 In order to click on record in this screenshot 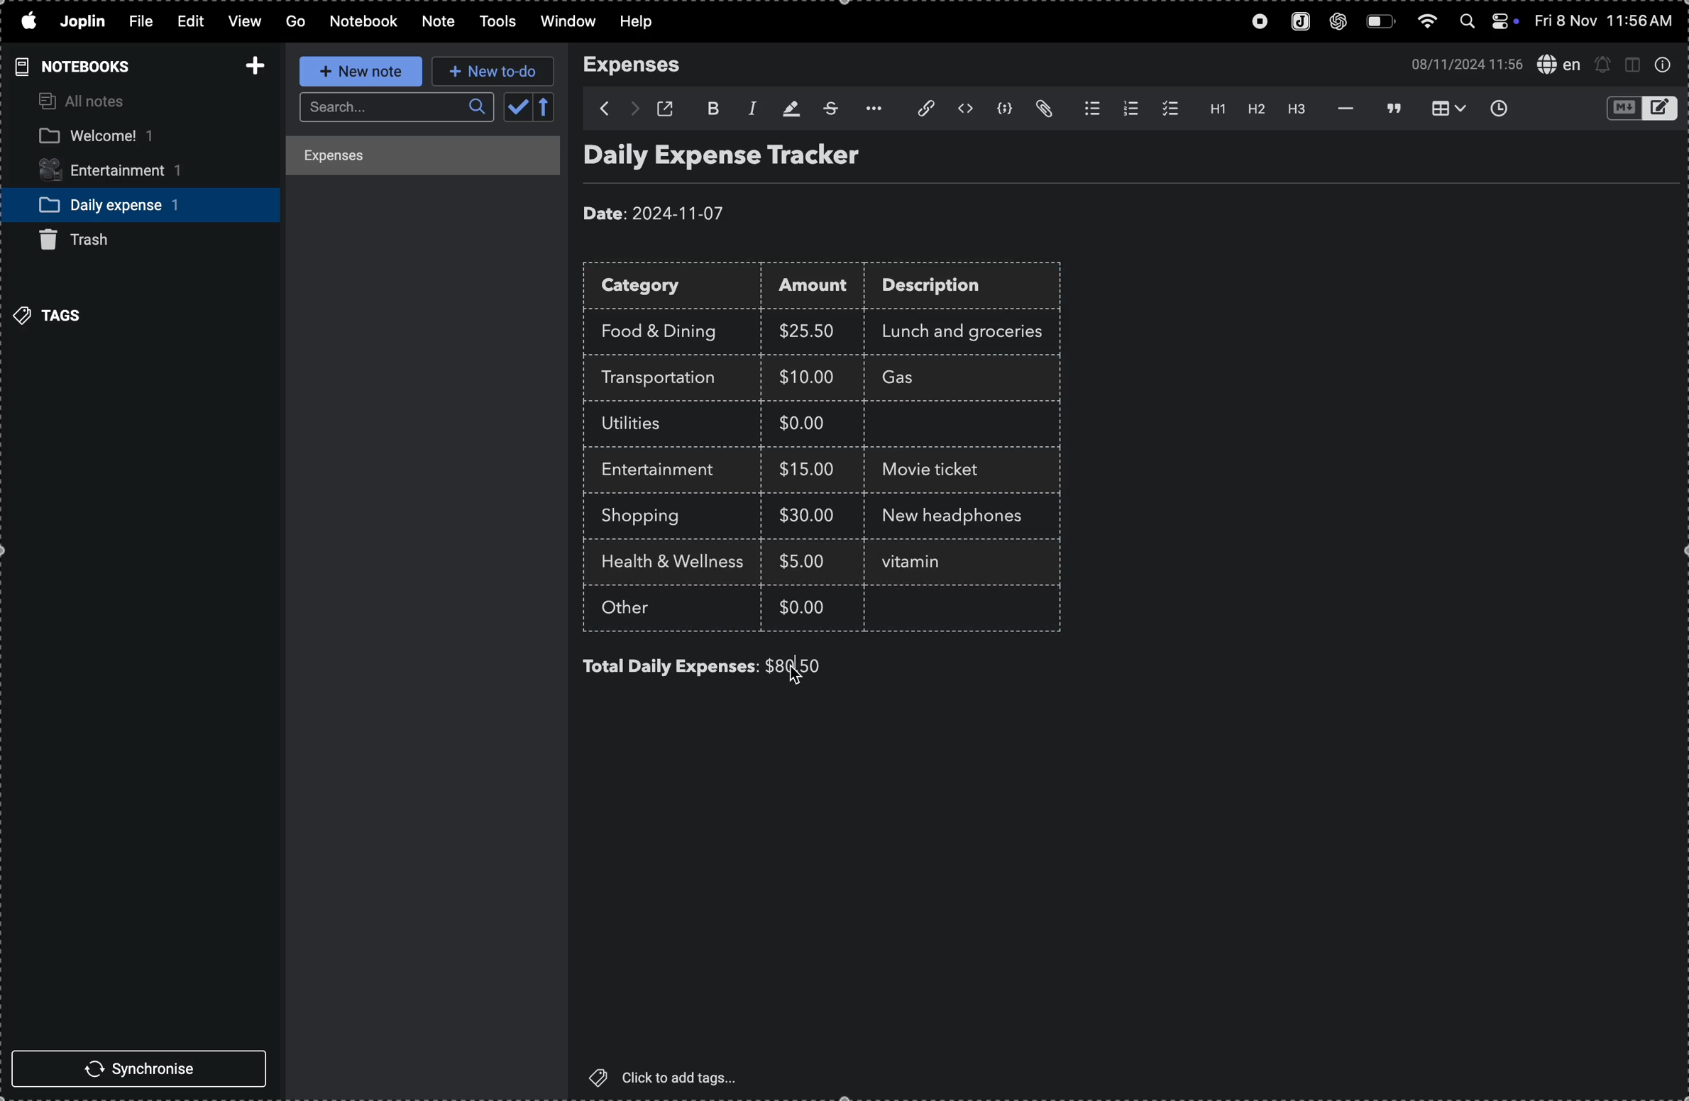, I will do `click(1255, 23)`.